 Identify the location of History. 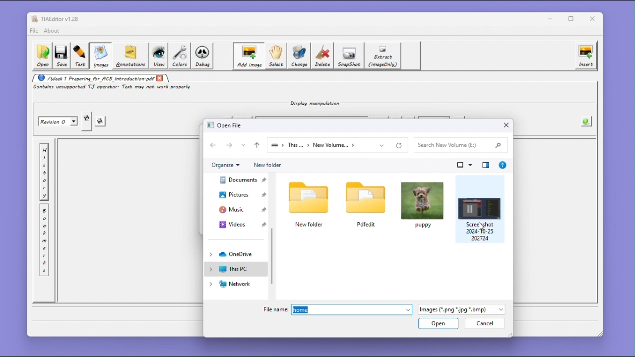
(44, 172).